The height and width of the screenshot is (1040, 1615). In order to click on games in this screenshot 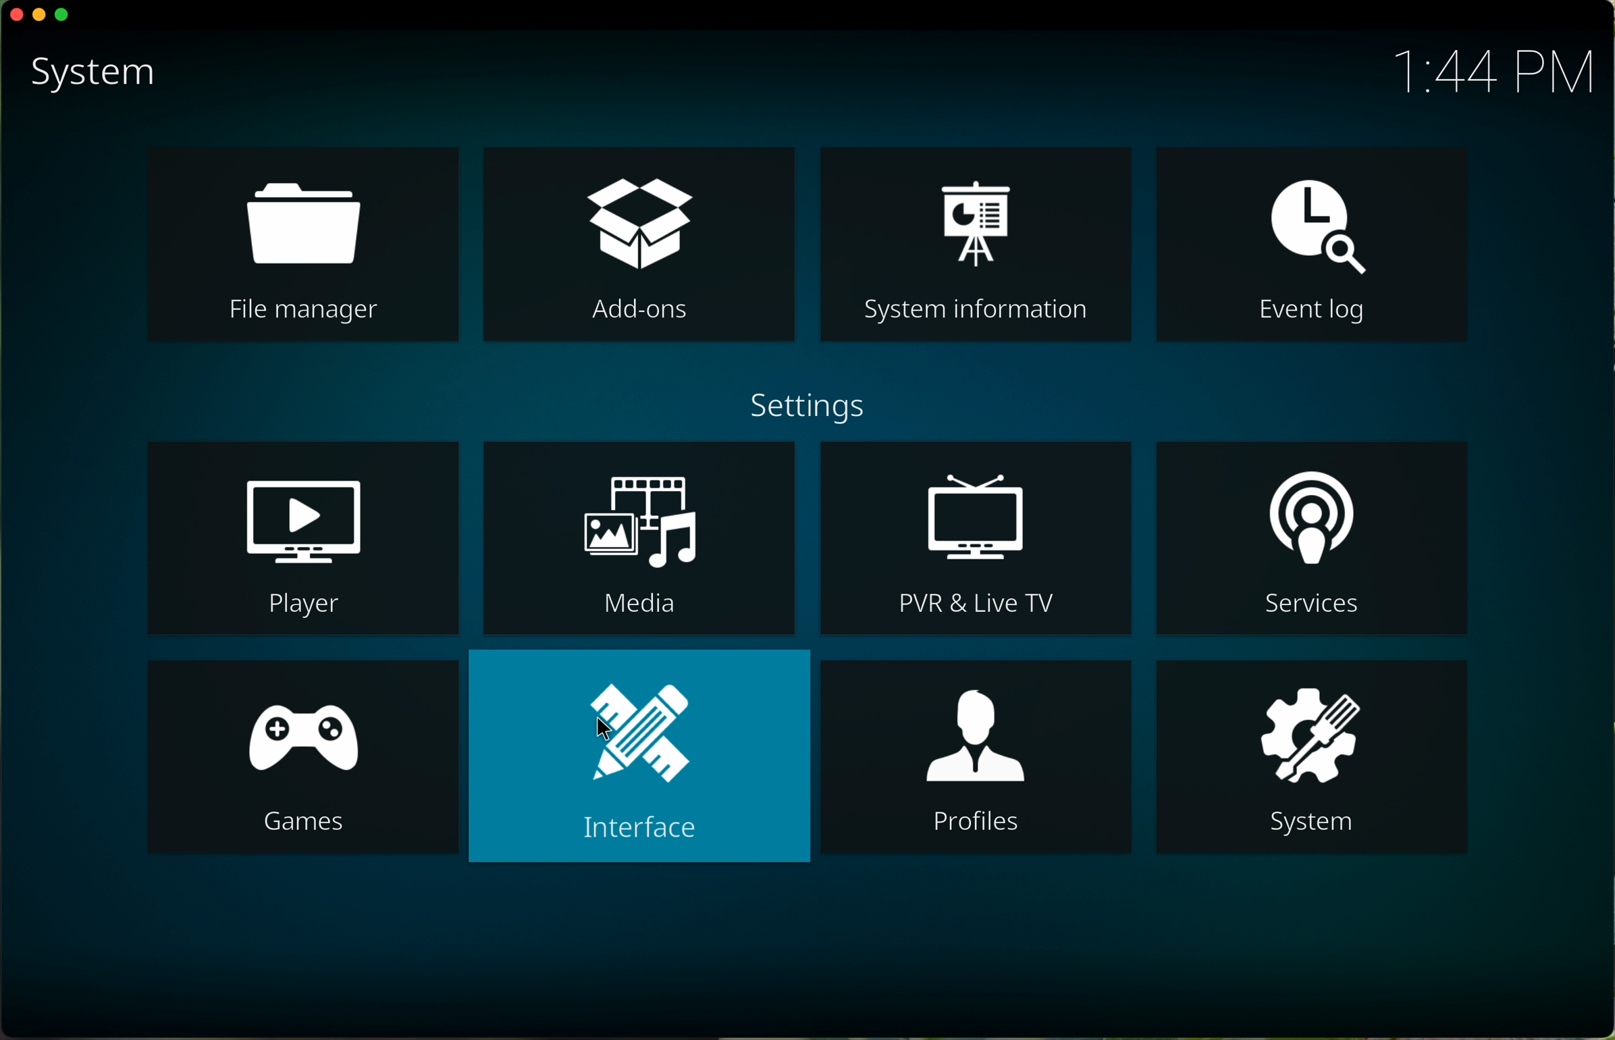, I will do `click(302, 760)`.